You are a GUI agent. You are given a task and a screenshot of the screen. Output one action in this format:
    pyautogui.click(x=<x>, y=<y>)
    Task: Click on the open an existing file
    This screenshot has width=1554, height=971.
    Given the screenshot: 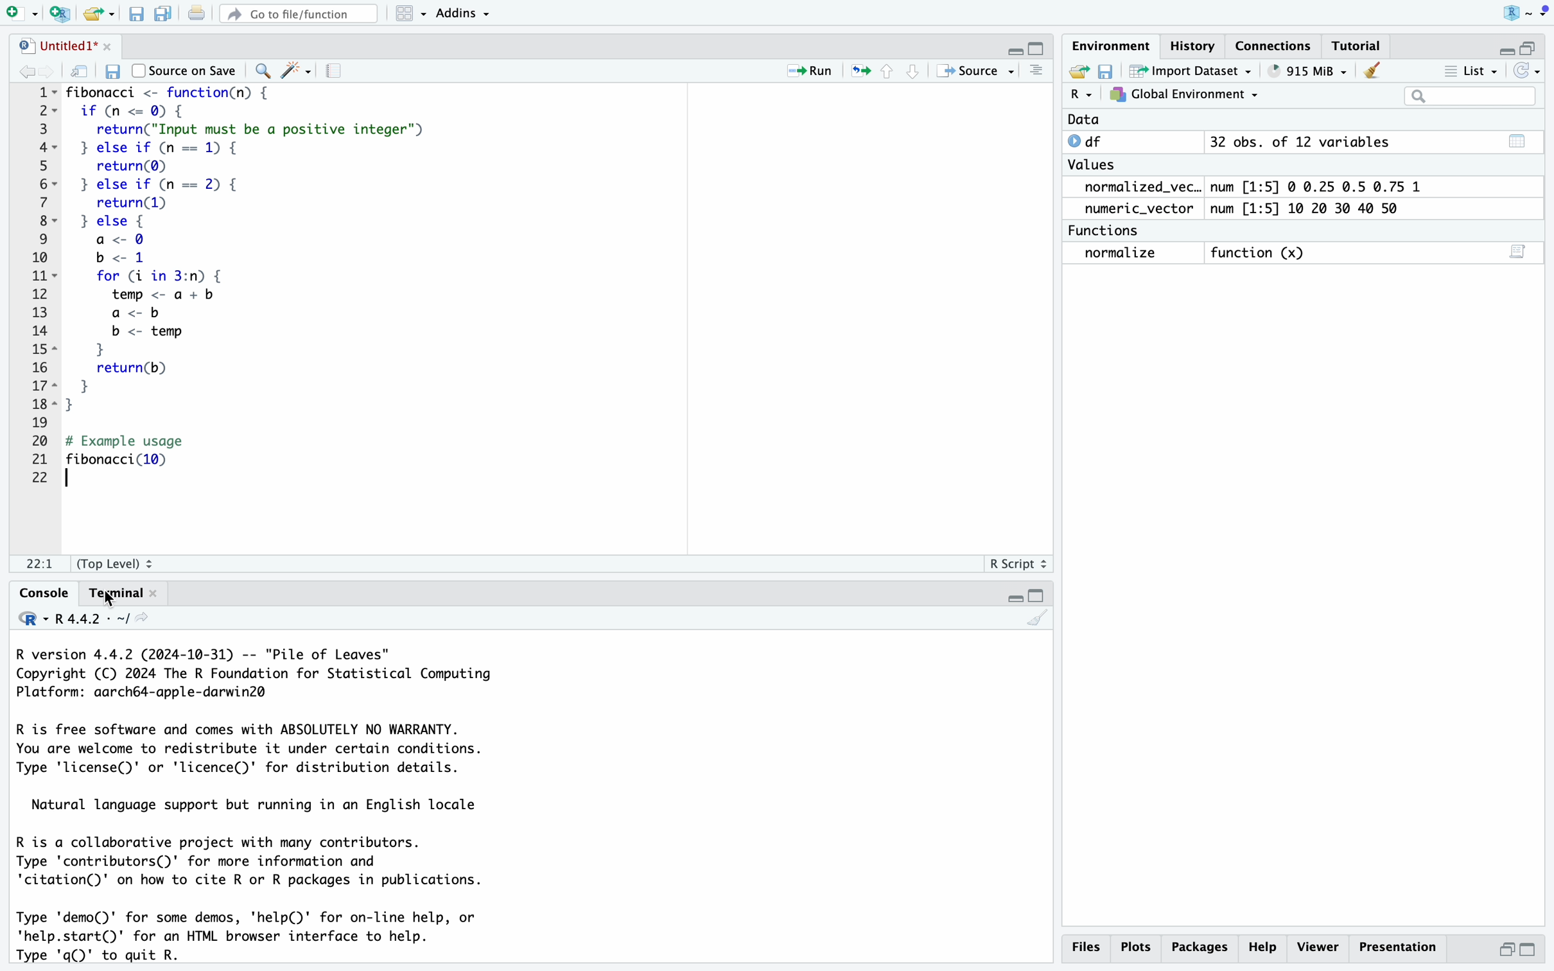 What is the action you would take?
    pyautogui.click(x=98, y=13)
    